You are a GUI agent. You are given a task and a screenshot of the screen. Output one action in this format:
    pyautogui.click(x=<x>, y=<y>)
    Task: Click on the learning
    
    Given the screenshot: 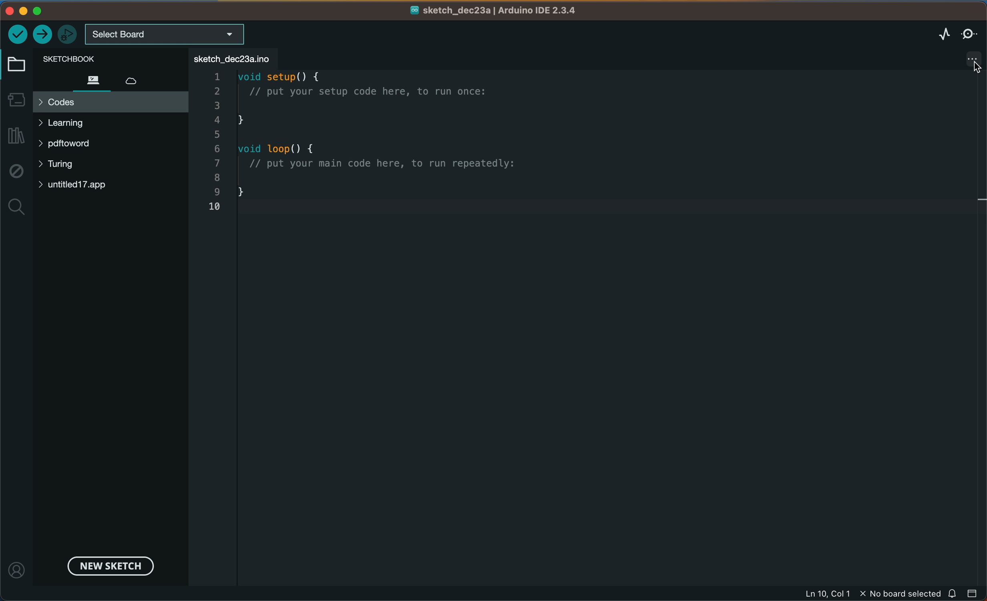 What is the action you would take?
    pyautogui.click(x=79, y=123)
    